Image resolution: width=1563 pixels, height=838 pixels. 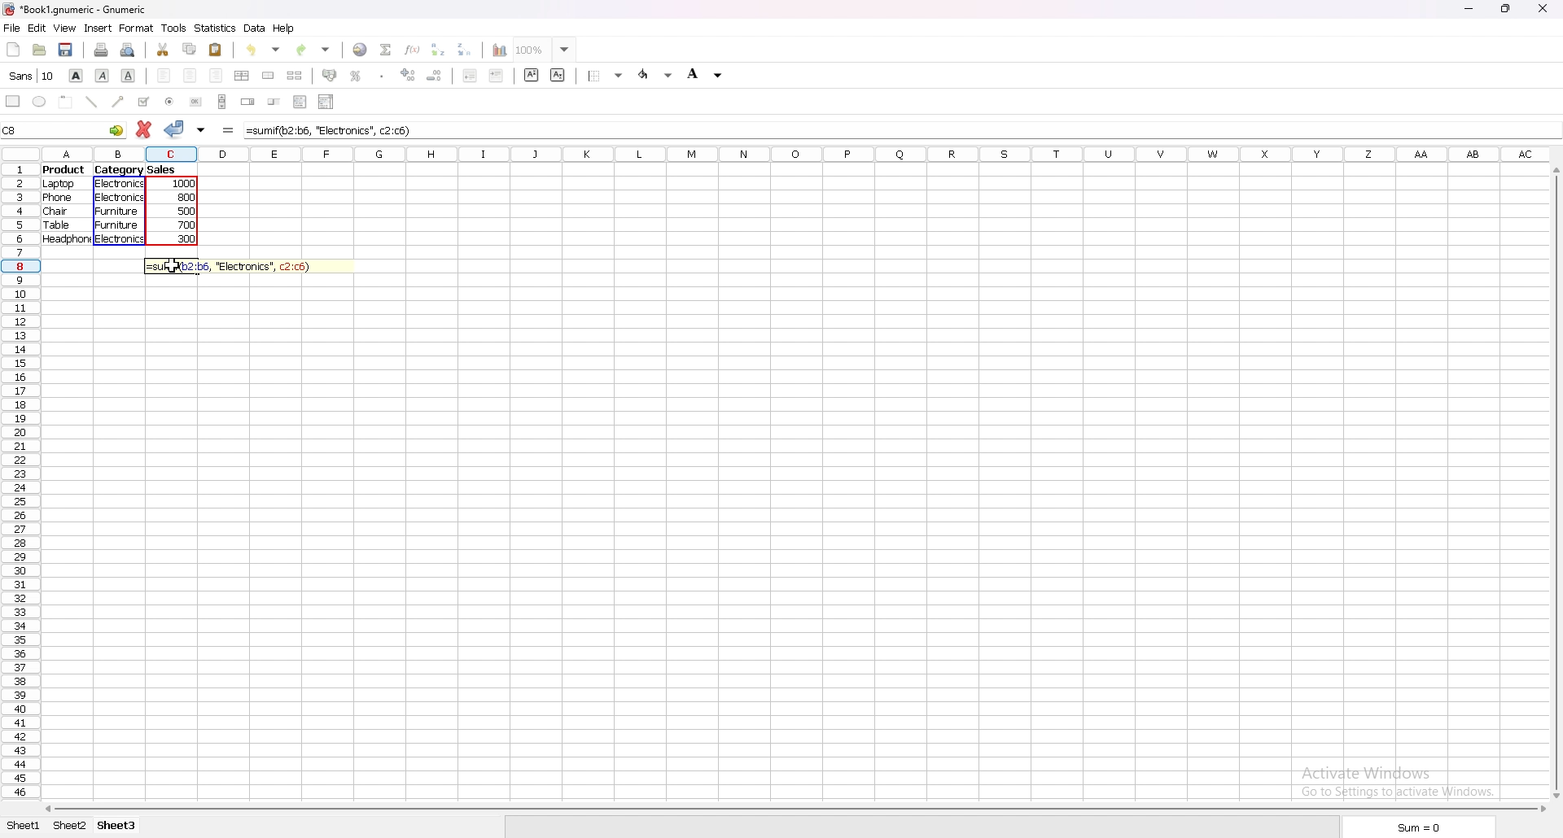 What do you see at coordinates (232, 266) in the screenshot?
I see `formula` at bounding box center [232, 266].